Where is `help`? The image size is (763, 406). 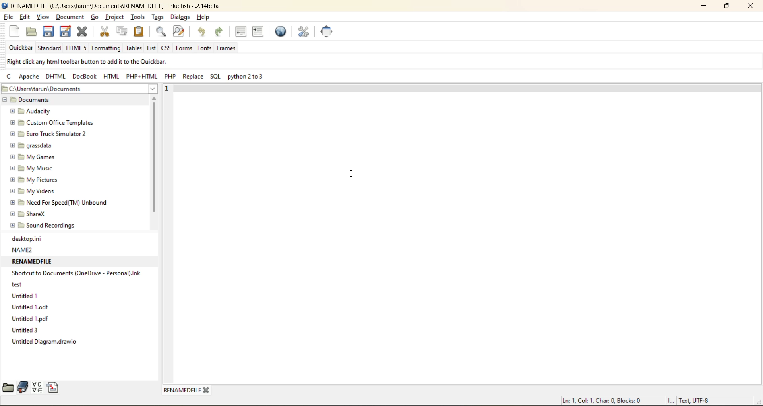
help is located at coordinates (205, 17).